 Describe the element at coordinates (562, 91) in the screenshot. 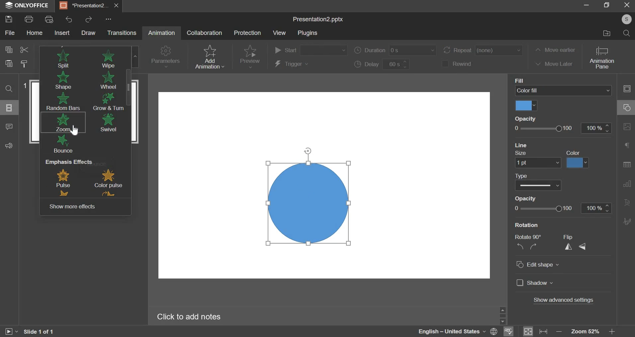

I see `background fill` at that location.